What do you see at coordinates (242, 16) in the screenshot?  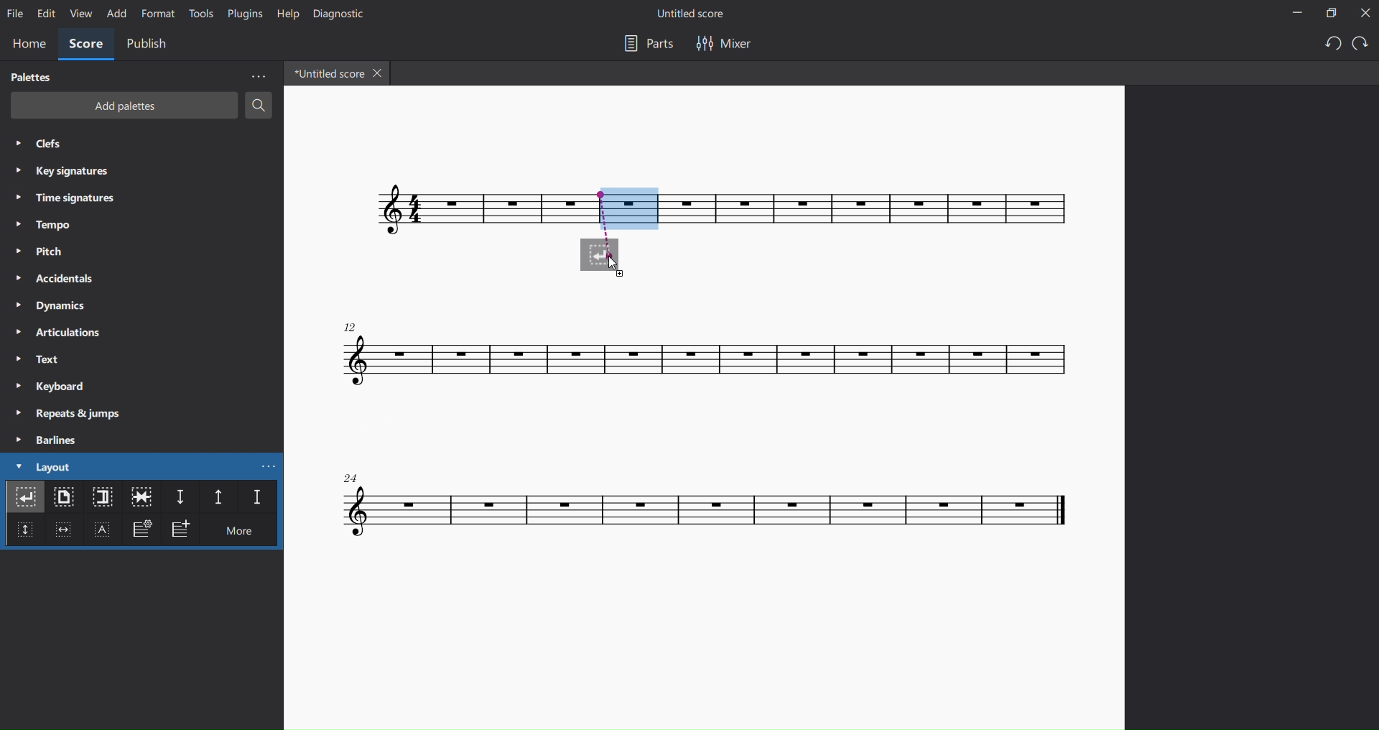 I see `plugins` at bounding box center [242, 16].